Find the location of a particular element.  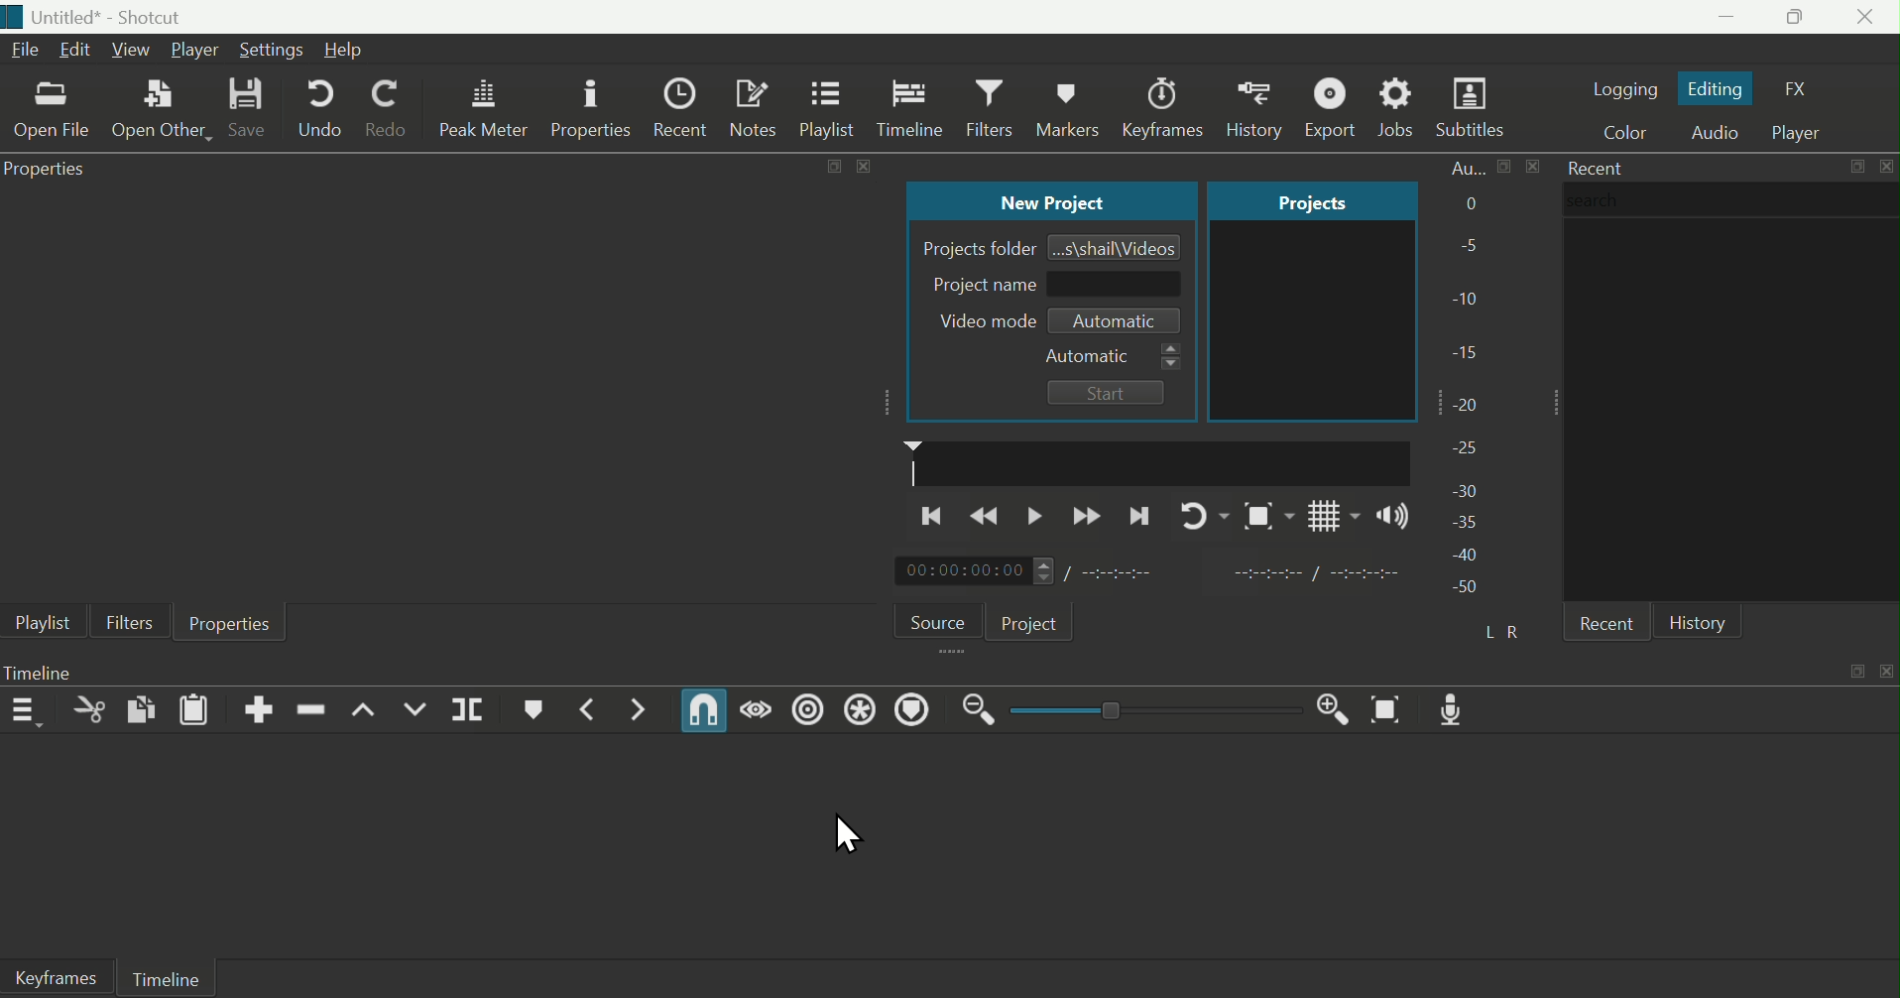

Append is located at coordinates (260, 709).